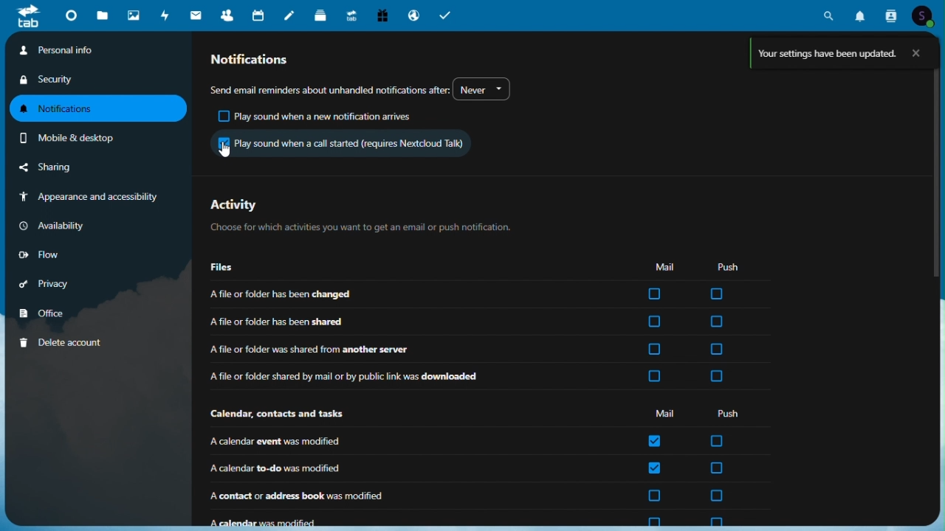 This screenshot has width=945, height=531. What do you see at coordinates (228, 13) in the screenshot?
I see `Contacts` at bounding box center [228, 13].